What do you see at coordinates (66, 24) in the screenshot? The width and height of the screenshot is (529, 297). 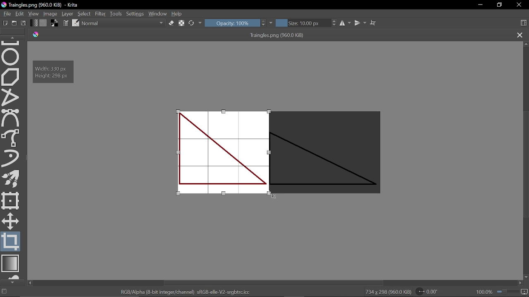 I see `Edit brush settings` at bounding box center [66, 24].